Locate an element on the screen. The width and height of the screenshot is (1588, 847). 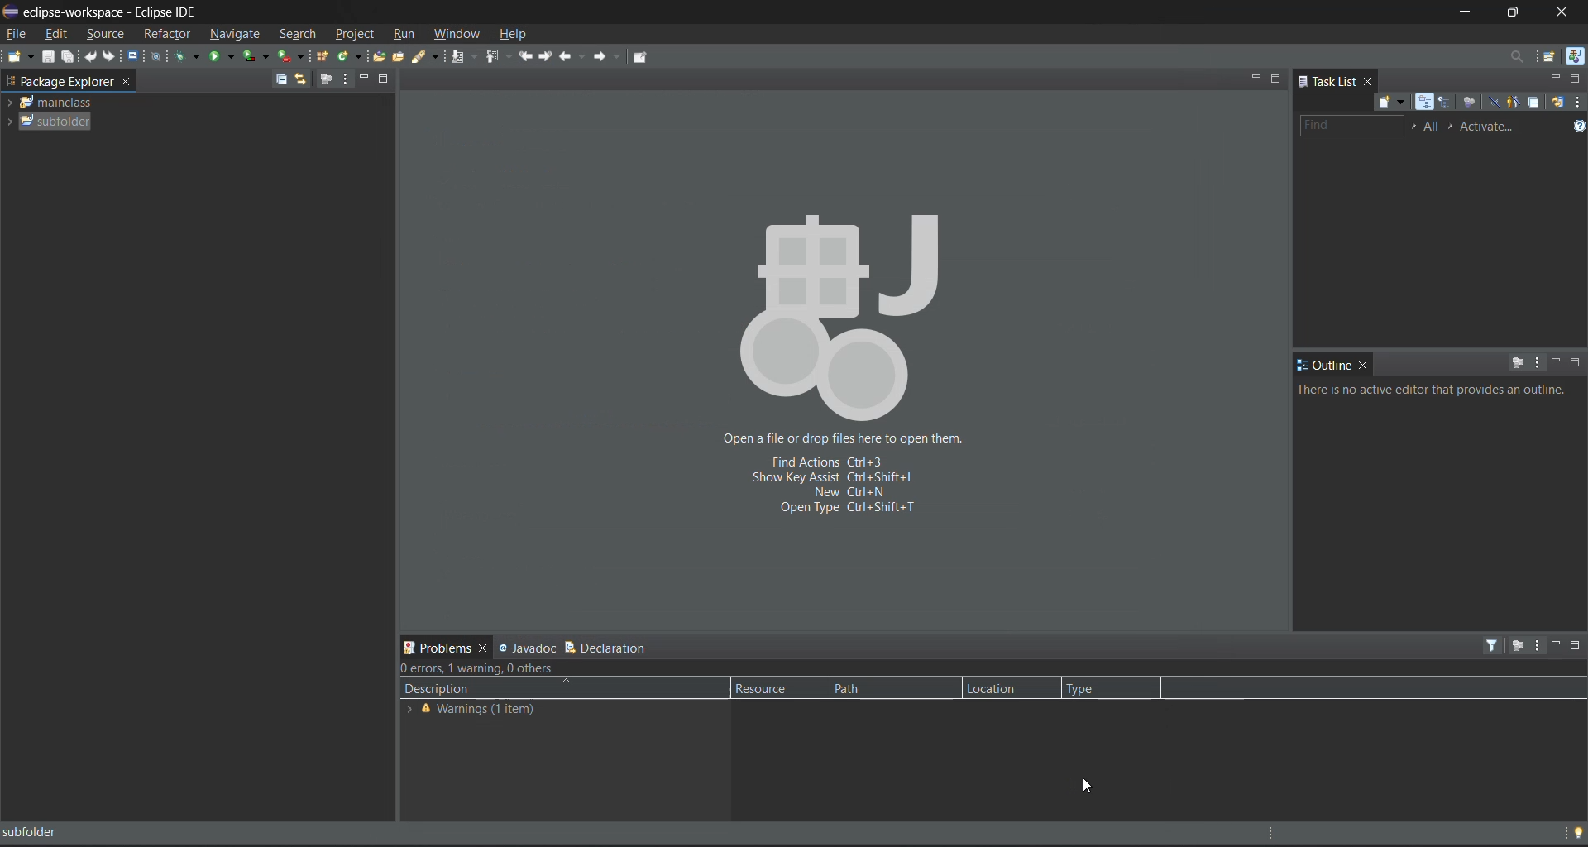
info is located at coordinates (1436, 390).